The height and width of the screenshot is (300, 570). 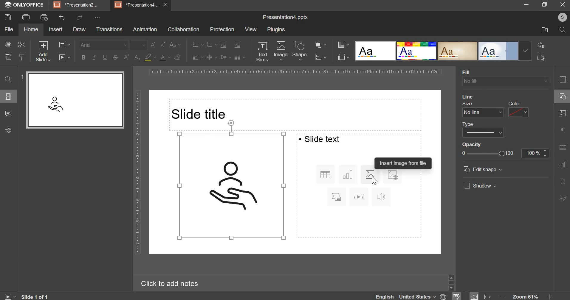 What do you see at coordinates (8, 17) in the screenshot?
I see `save` at bounding box center [8, 17].